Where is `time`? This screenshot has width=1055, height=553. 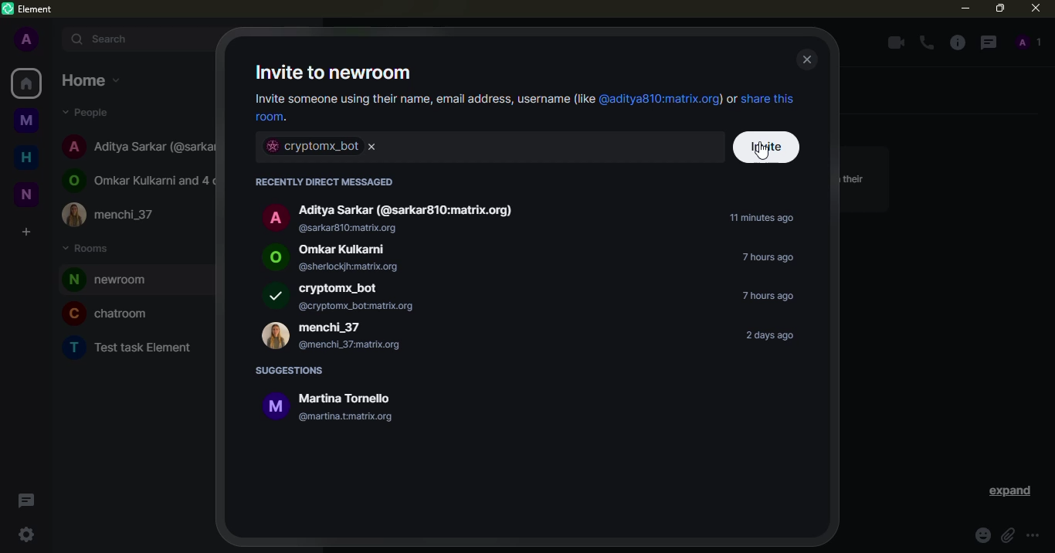
time is located at coordinates (762, 335).